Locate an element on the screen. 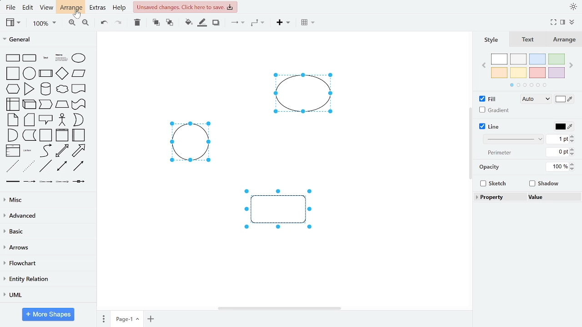 The width and height of the screenshot is (582, 327). insert is located at coordinates (282, 24).